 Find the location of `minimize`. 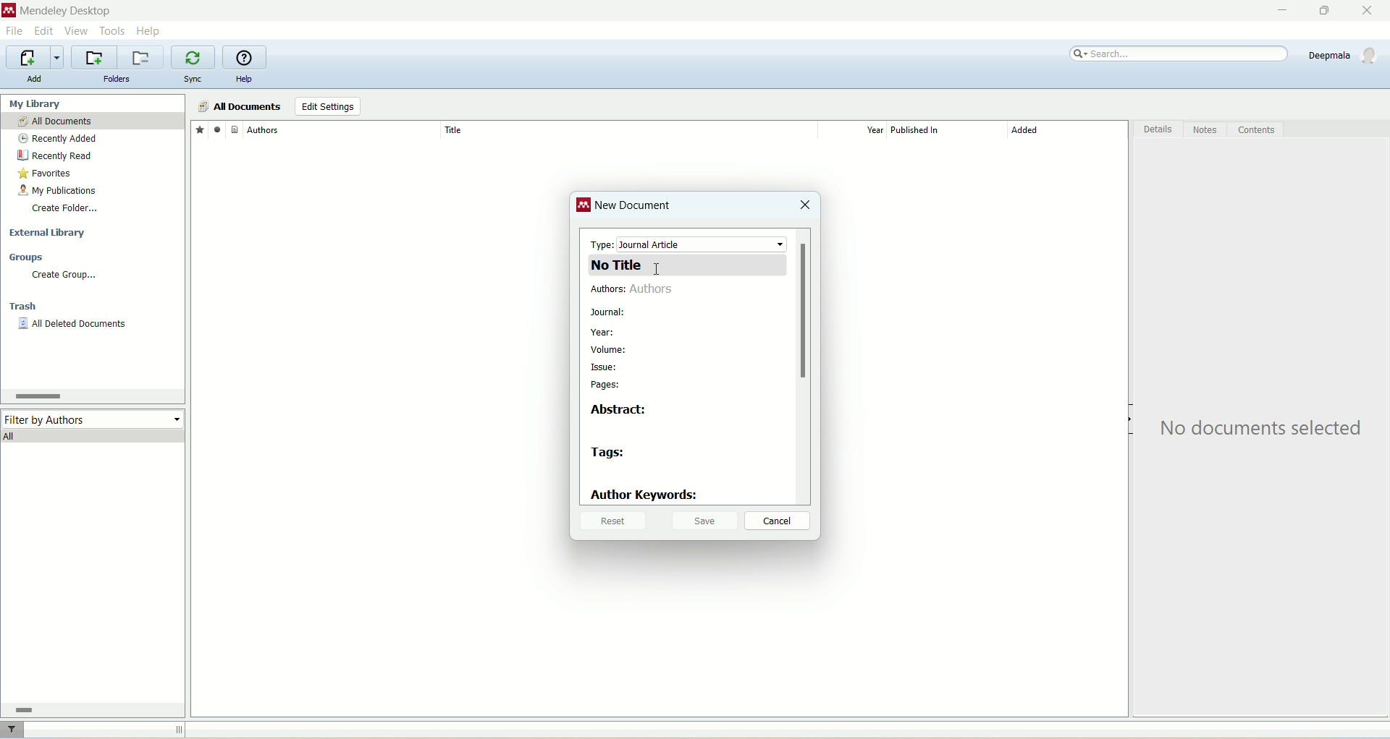

minimize is located at coordinates (1279, 11).